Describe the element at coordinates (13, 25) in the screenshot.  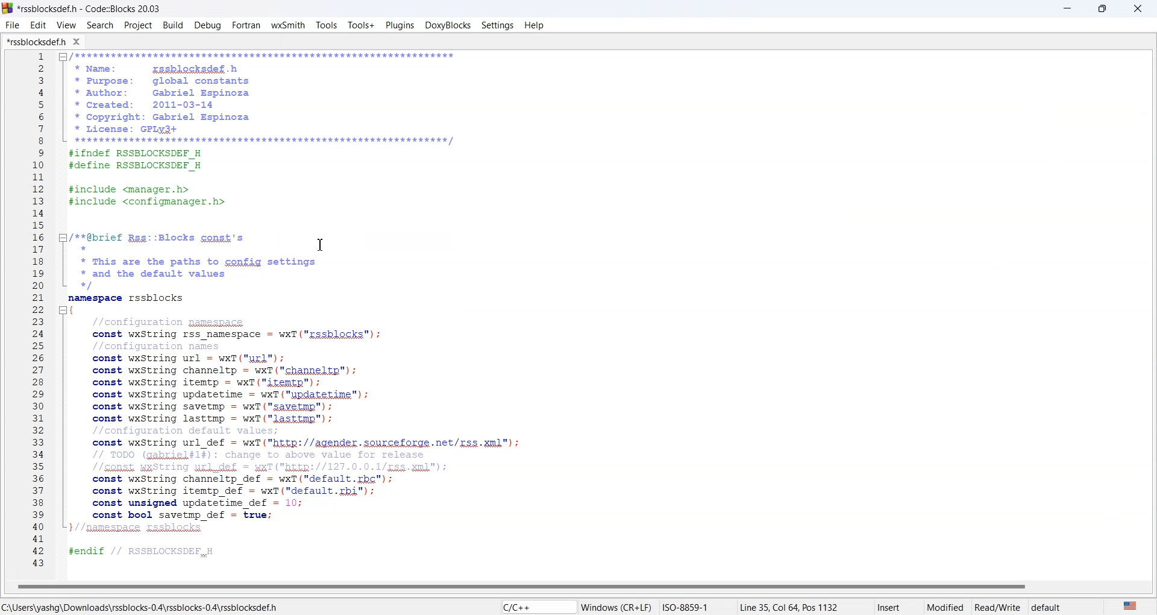
I see `File` at that location.